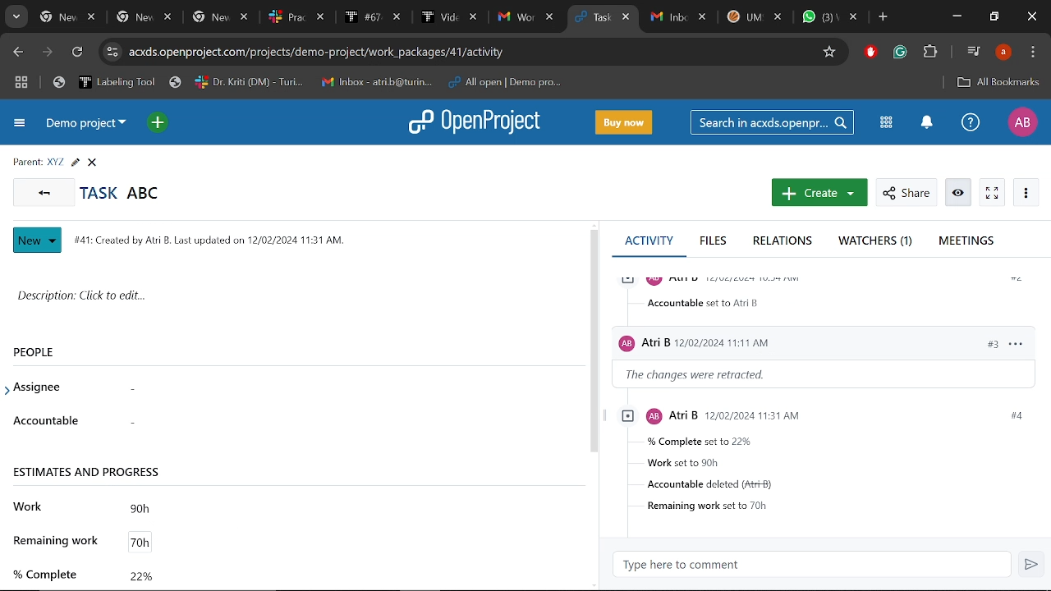 The height and width of the screenshot is (591, 1051). What do you see at coordinates (18, 18) in the screenshot?
I see `Search tabs` at bounding box center [18, 18].